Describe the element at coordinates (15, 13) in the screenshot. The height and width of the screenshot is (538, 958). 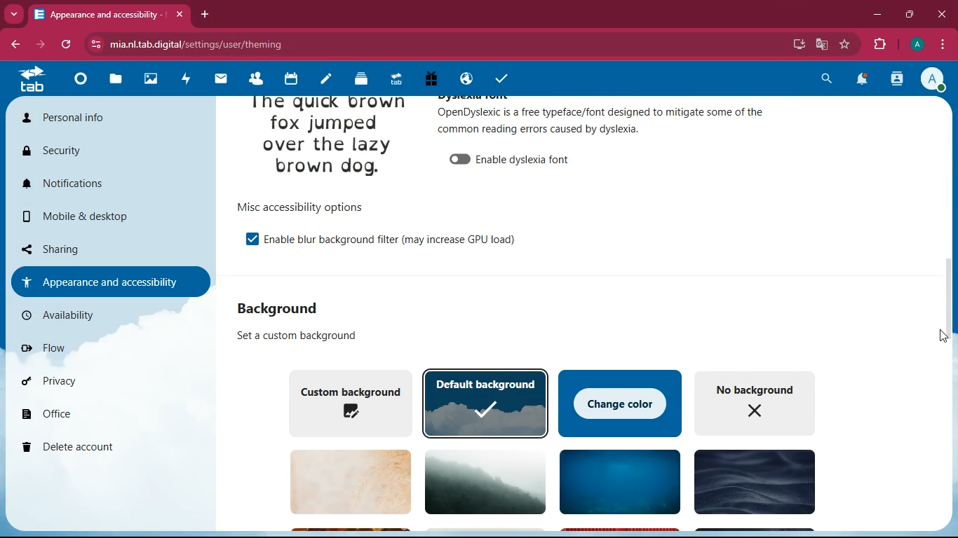
I see `more` at that location.